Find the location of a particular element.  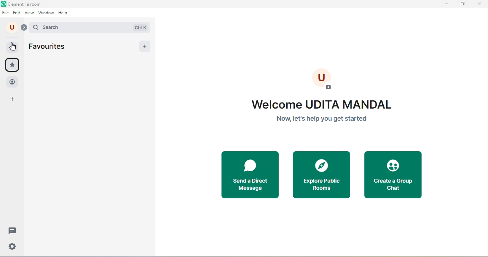

help is located at coordinates (65, 14).